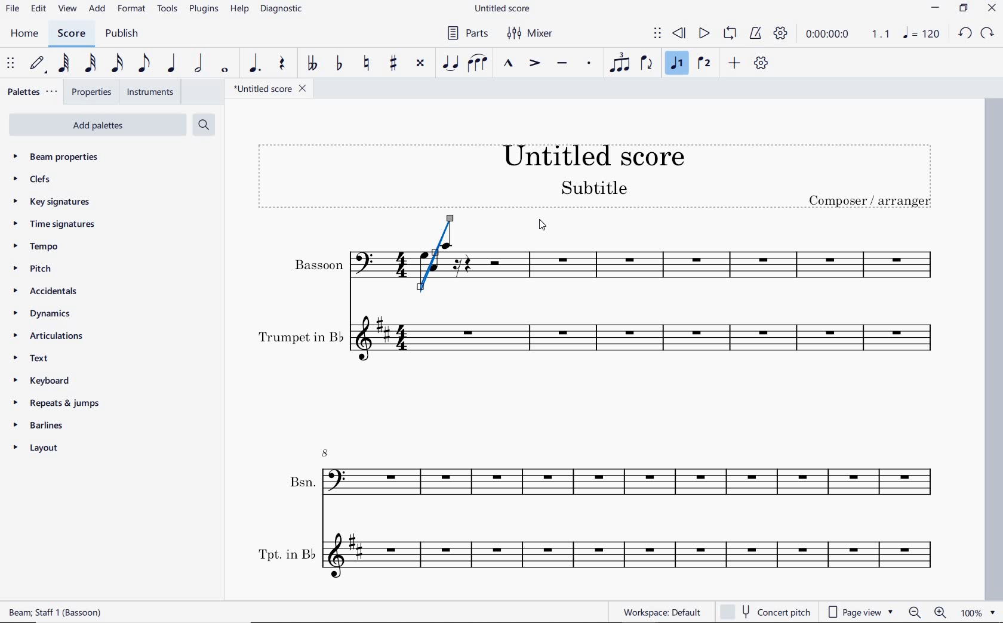  I want to click on voice 2, so click(704, 64).